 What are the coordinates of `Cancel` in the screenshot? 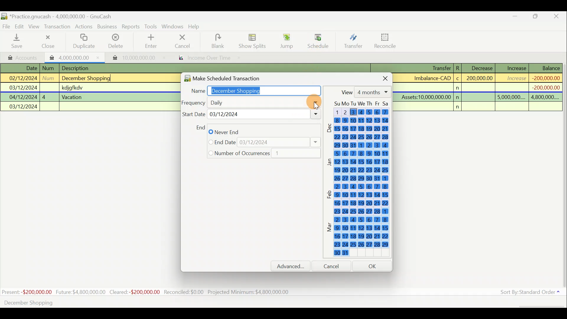 It's located at (183, 41).